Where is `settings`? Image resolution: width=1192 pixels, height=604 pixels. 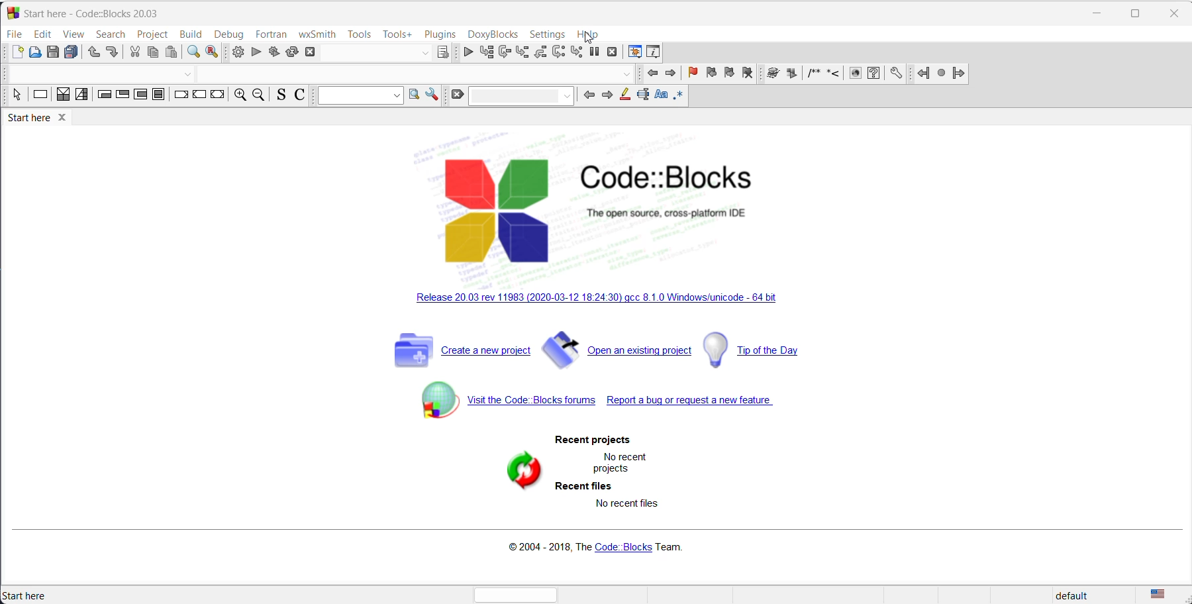
settings is located at coordinates (547, 34).